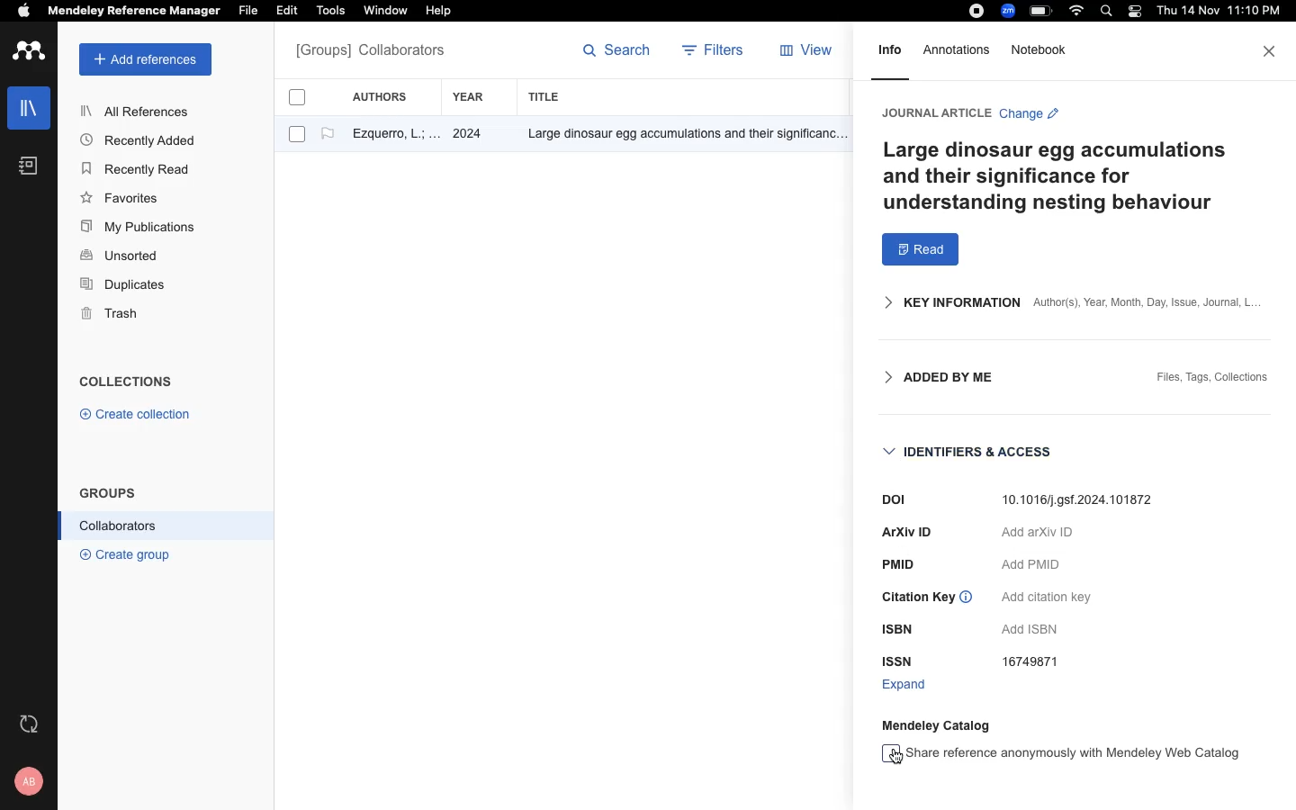  What do you see at coordinates (123, 197) in the screenshot?
I see `Favorites` at bounding box center [123, 197].